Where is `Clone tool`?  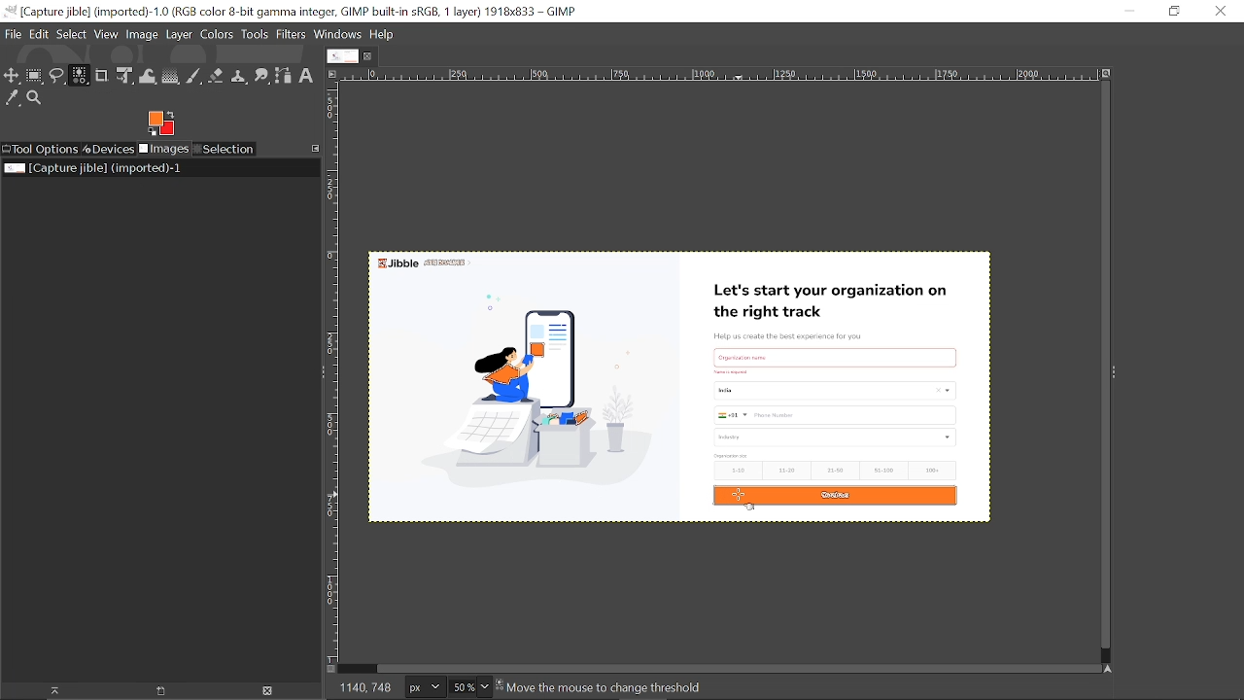 Clone tool is located at coordinates (238, 76).